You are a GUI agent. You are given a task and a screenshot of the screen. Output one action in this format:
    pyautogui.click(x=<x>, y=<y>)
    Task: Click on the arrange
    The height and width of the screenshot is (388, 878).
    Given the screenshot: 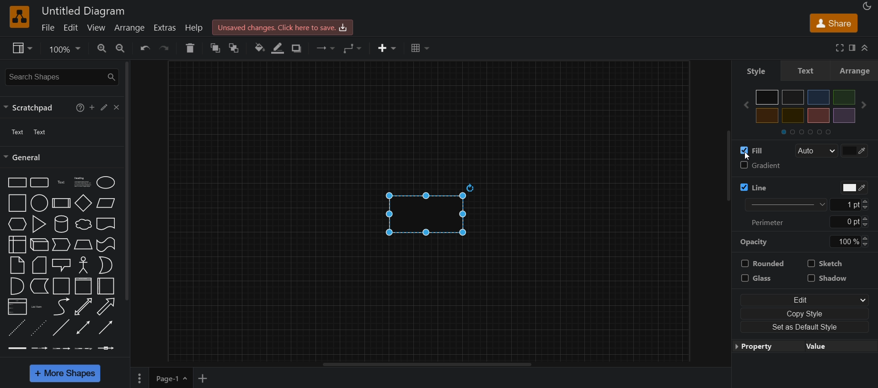 What is the action you would take?
    pyautogui.click(x=856, y=72)
    